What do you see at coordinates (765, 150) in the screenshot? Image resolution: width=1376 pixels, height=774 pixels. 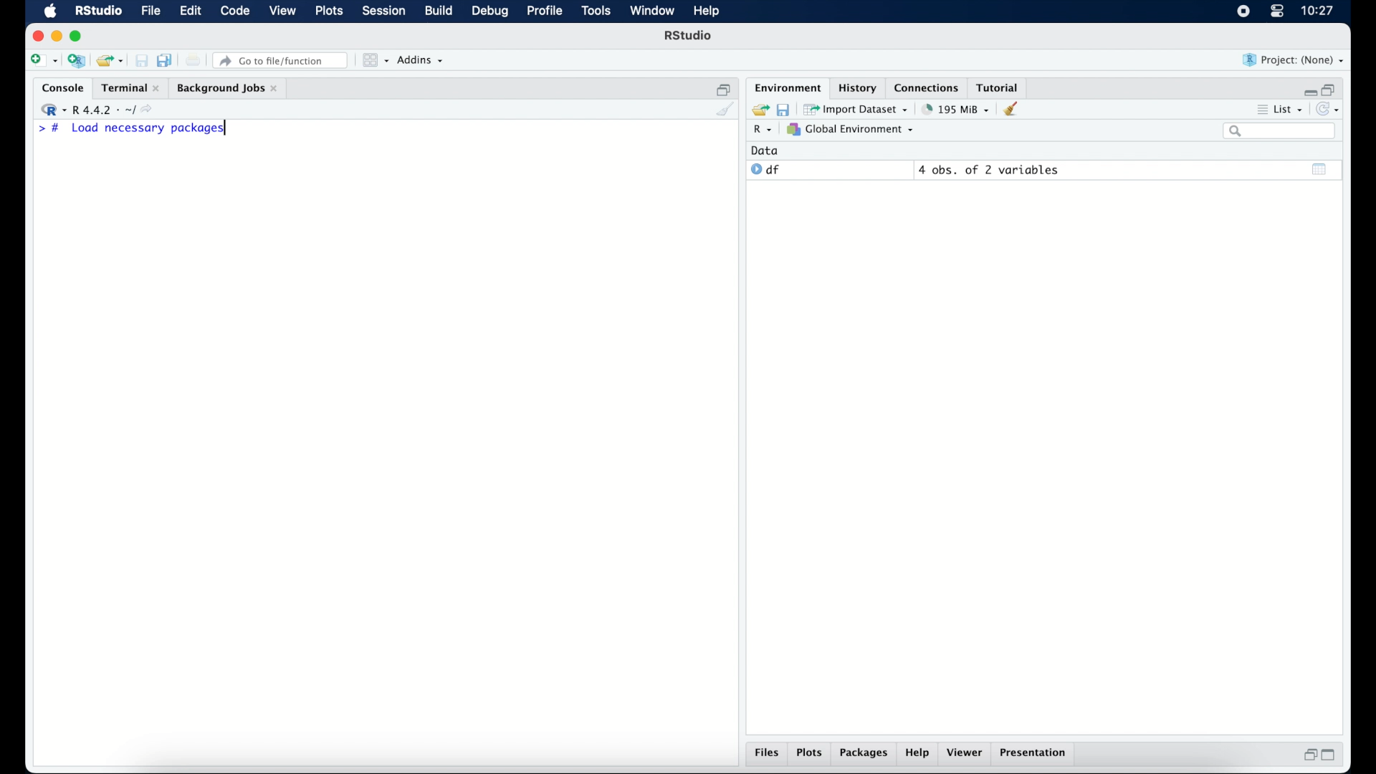 I see `date` at bounding box center [765, 150].